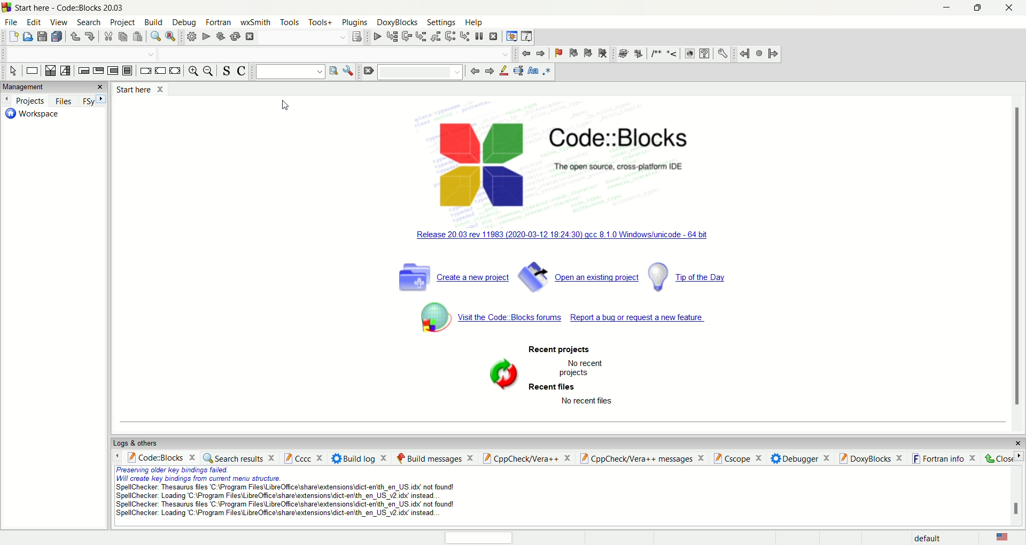  What do you see at coordinates (285, 107) in the screenshot?
I see `Cursor` at bounding box center [285, 107].